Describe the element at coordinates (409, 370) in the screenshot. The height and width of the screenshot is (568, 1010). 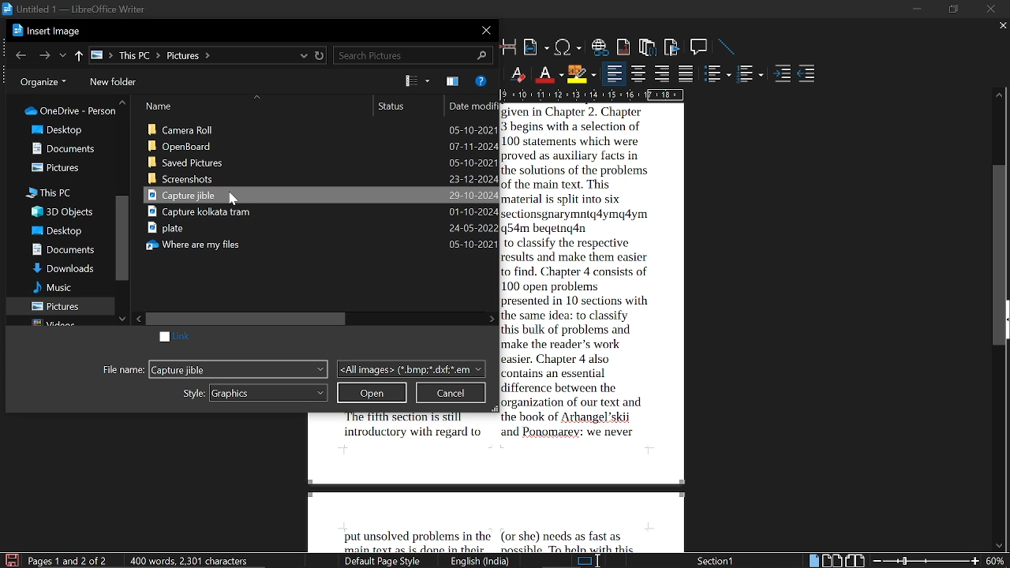
I see `file type` at that location.